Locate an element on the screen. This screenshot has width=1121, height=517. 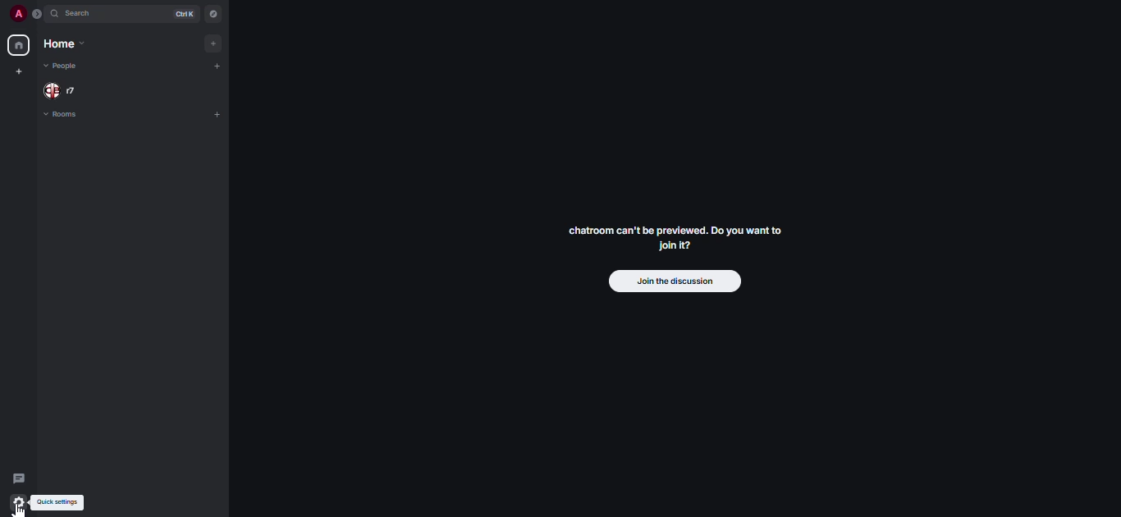
quick settings is located at coordinates (20, 503).